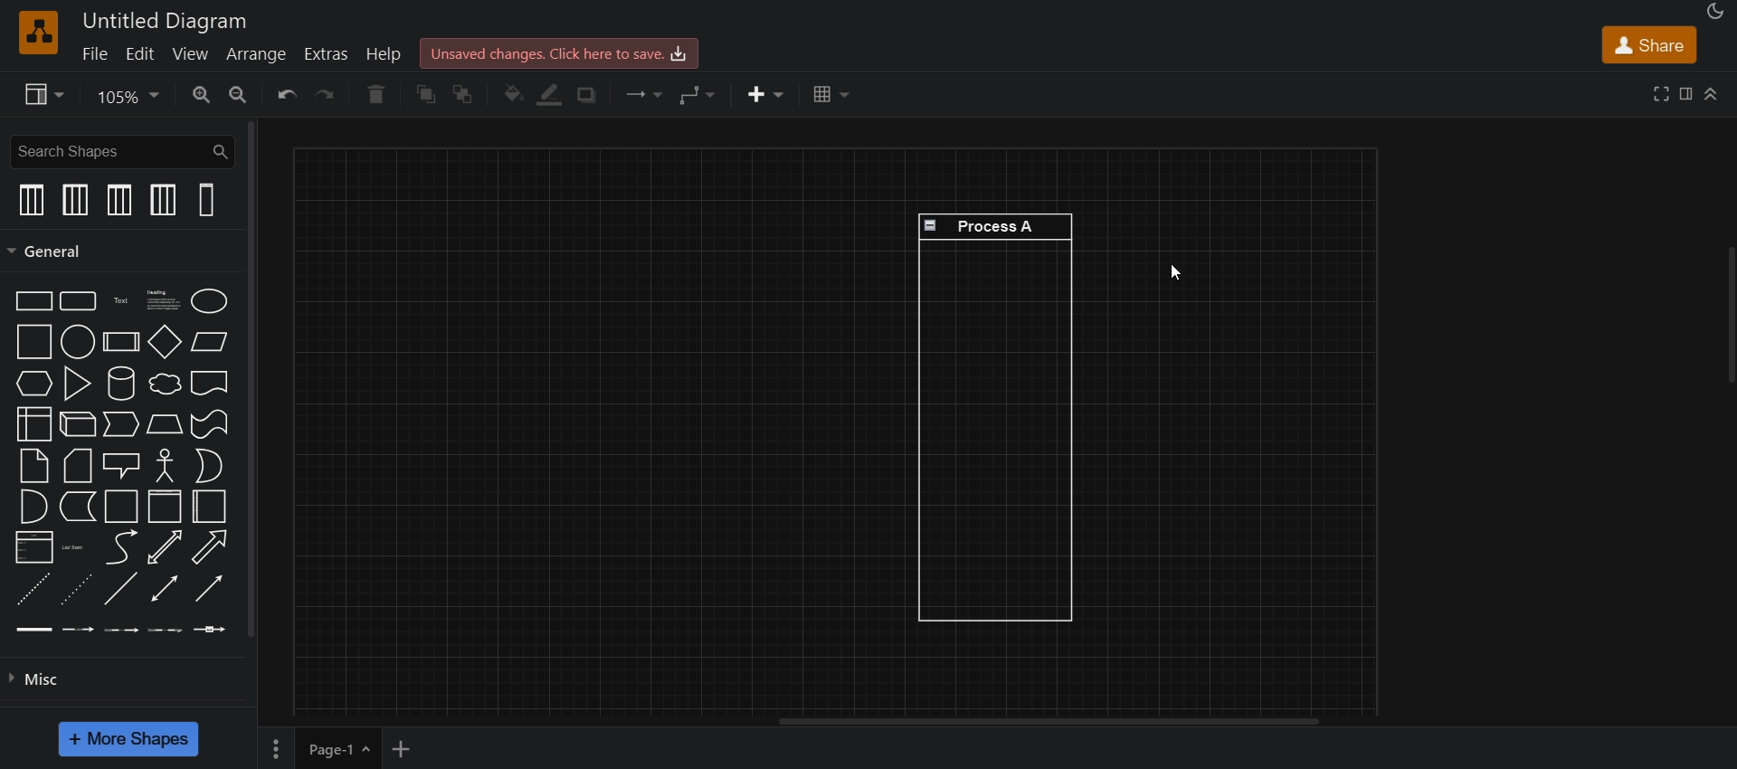  What do you see at coordinates (511, 94) in the screenshot?
I see `fill color` at bounding box center [511, 94].